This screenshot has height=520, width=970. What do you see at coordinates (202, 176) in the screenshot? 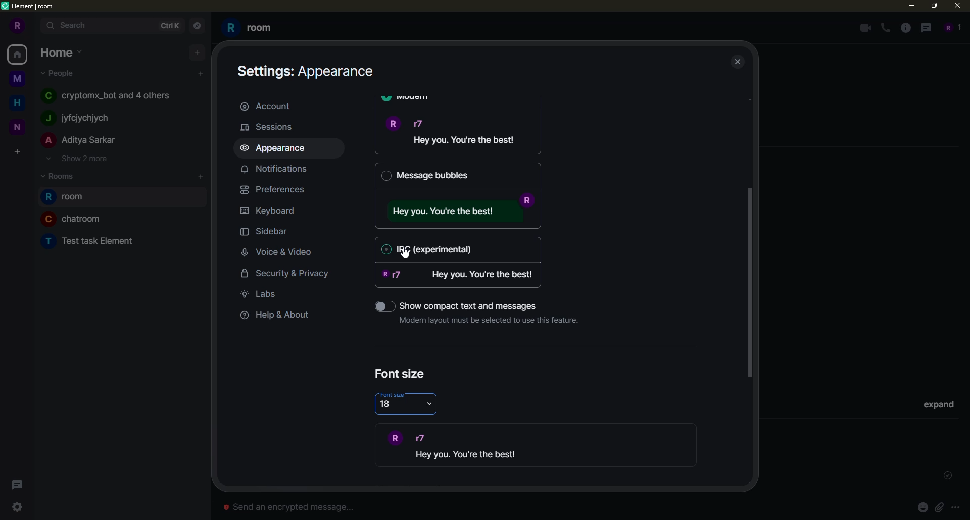
I see `add` at bounding box center [202, 176].